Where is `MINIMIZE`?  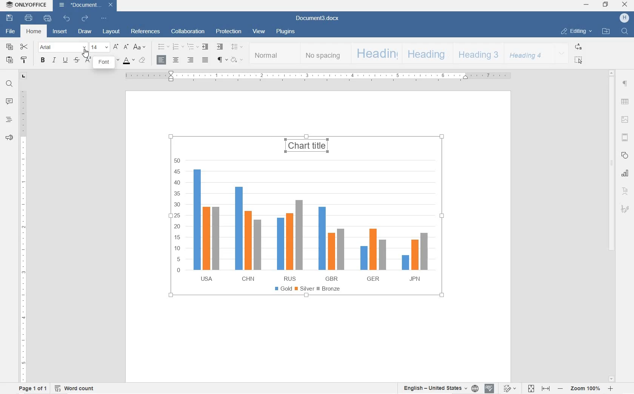 MINIMIZE is located at coordinates (587, 5).